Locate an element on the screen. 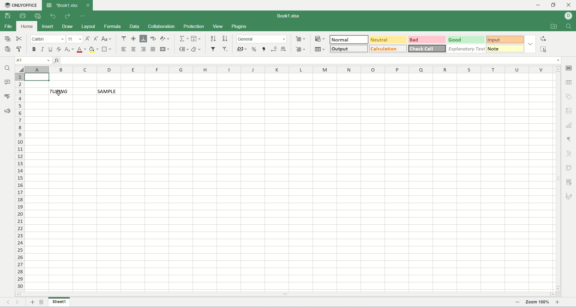 The height and width of the screenshot is (307, 576). chart settings is located at coordinates (569, 125).